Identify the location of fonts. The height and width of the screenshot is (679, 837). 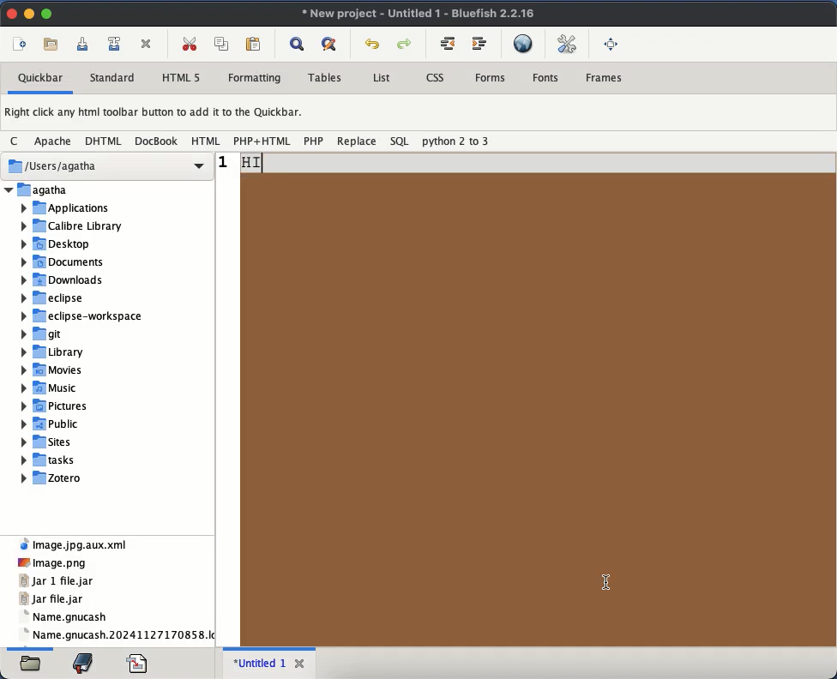
(548, 79).